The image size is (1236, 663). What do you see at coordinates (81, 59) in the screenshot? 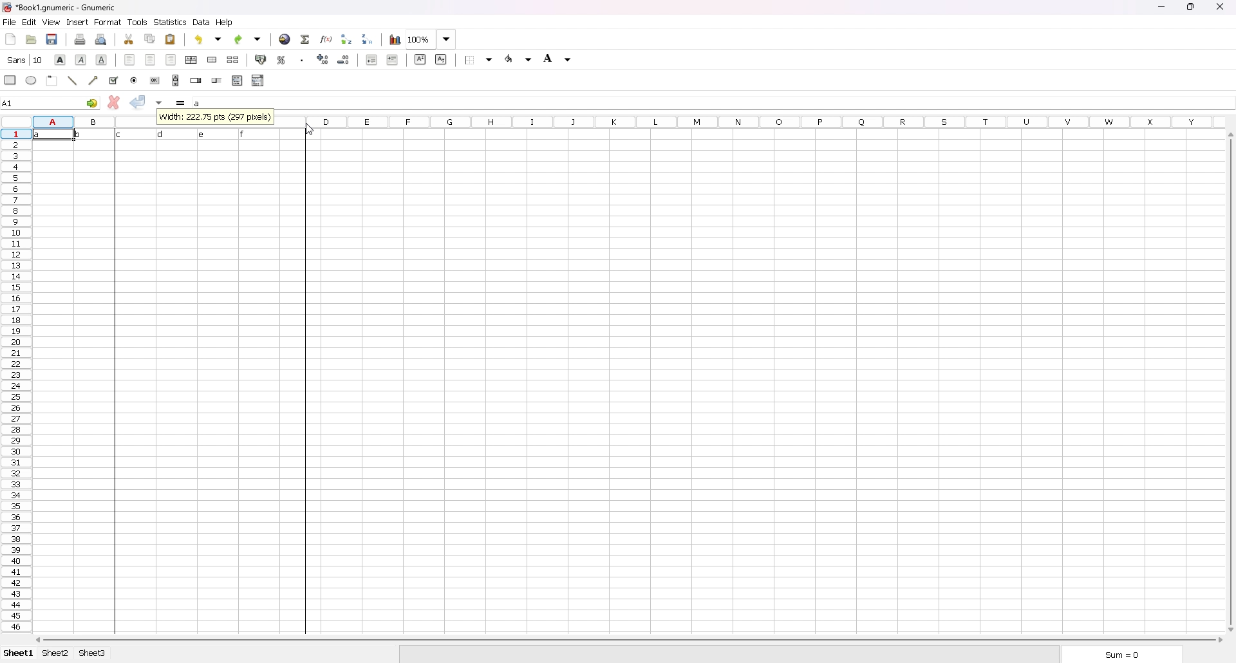
I see `italic` at bounding box center [81, 59].